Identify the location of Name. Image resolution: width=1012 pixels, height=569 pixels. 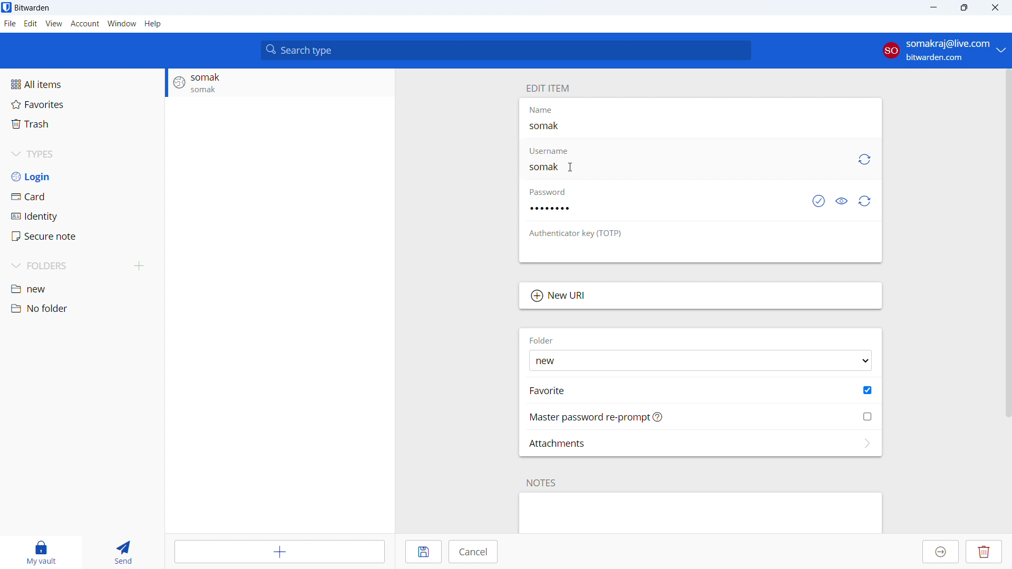
(546, 111).